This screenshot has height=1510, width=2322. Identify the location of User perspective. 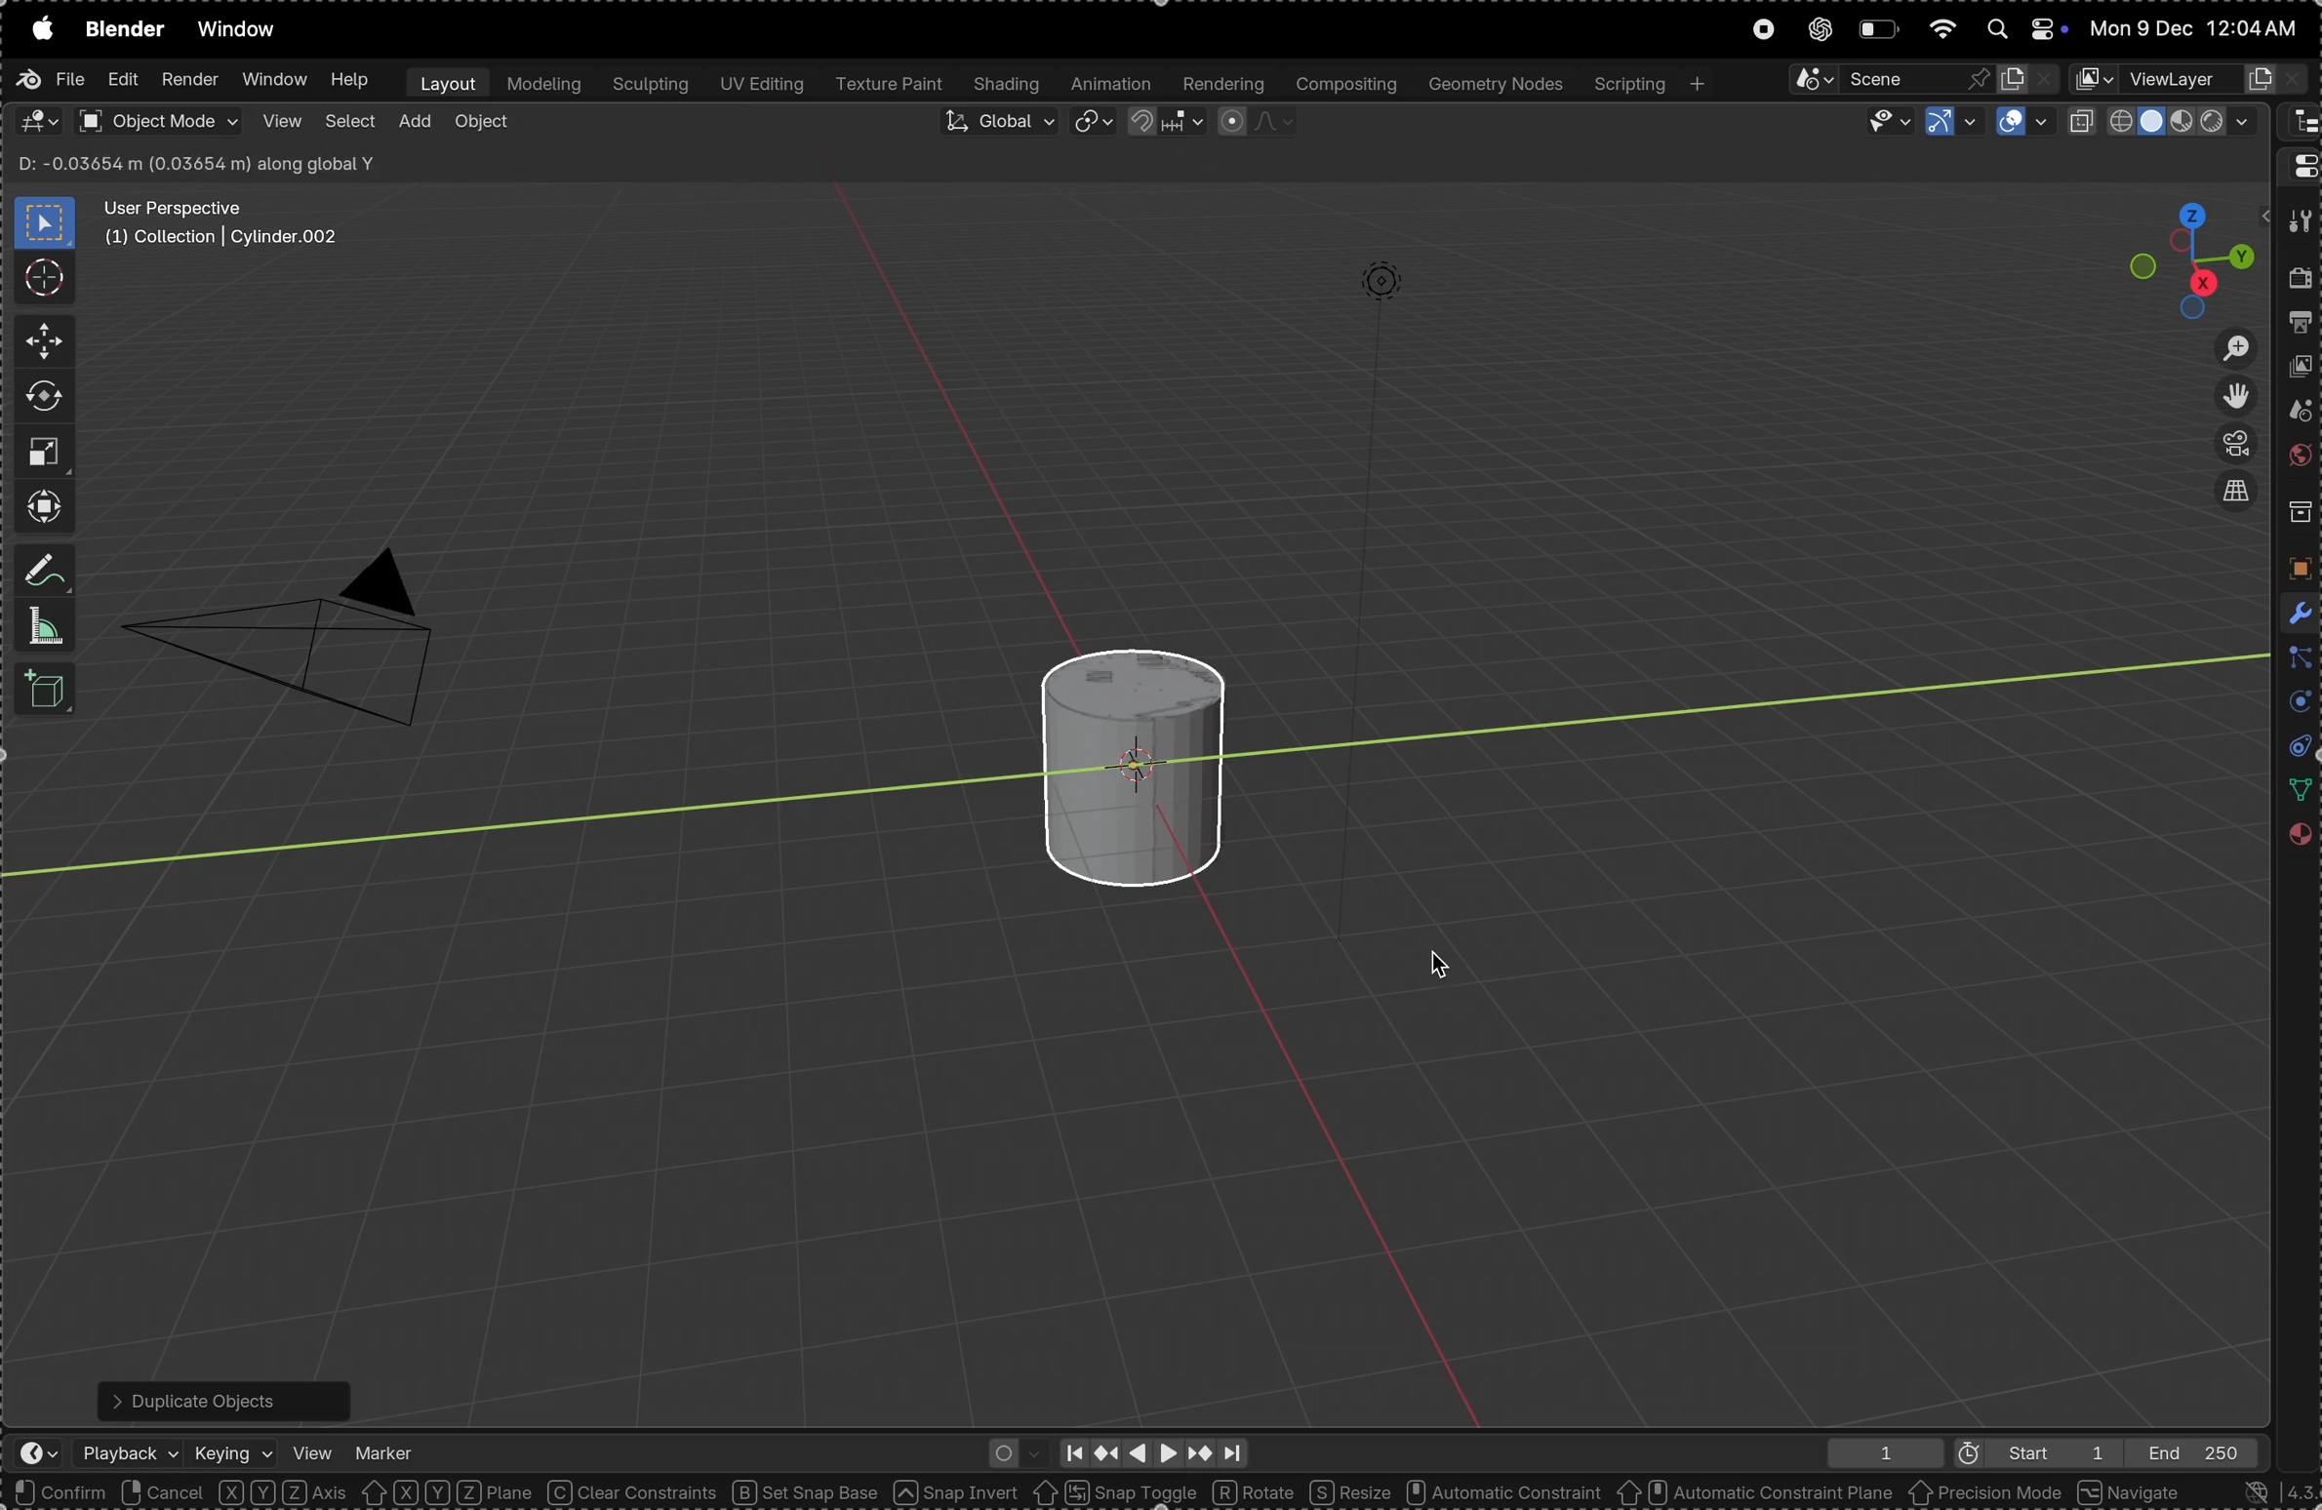
(224, 223).